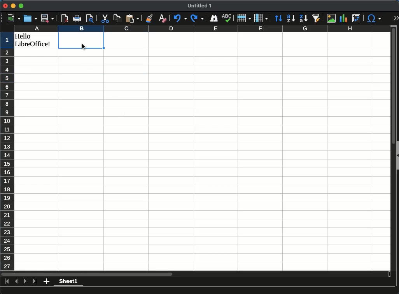 This screenshot has height=294, width=399. Describe the element at coordinates (315, 17) in the screenshot. I see `autofilter` at that location.